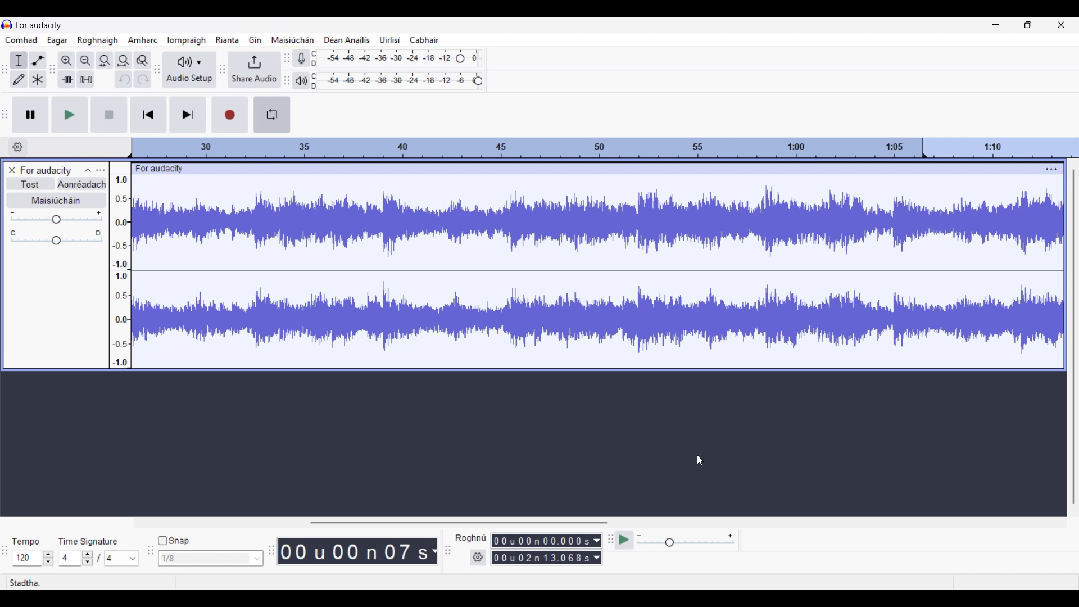  Describe the element at coordinates (1061, 25) in the screenshot. I see `Close interface` at that location.